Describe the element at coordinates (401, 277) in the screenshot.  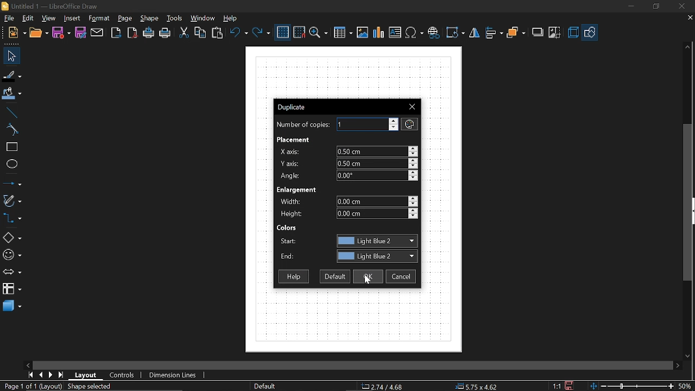
I see `cancel` at that location.